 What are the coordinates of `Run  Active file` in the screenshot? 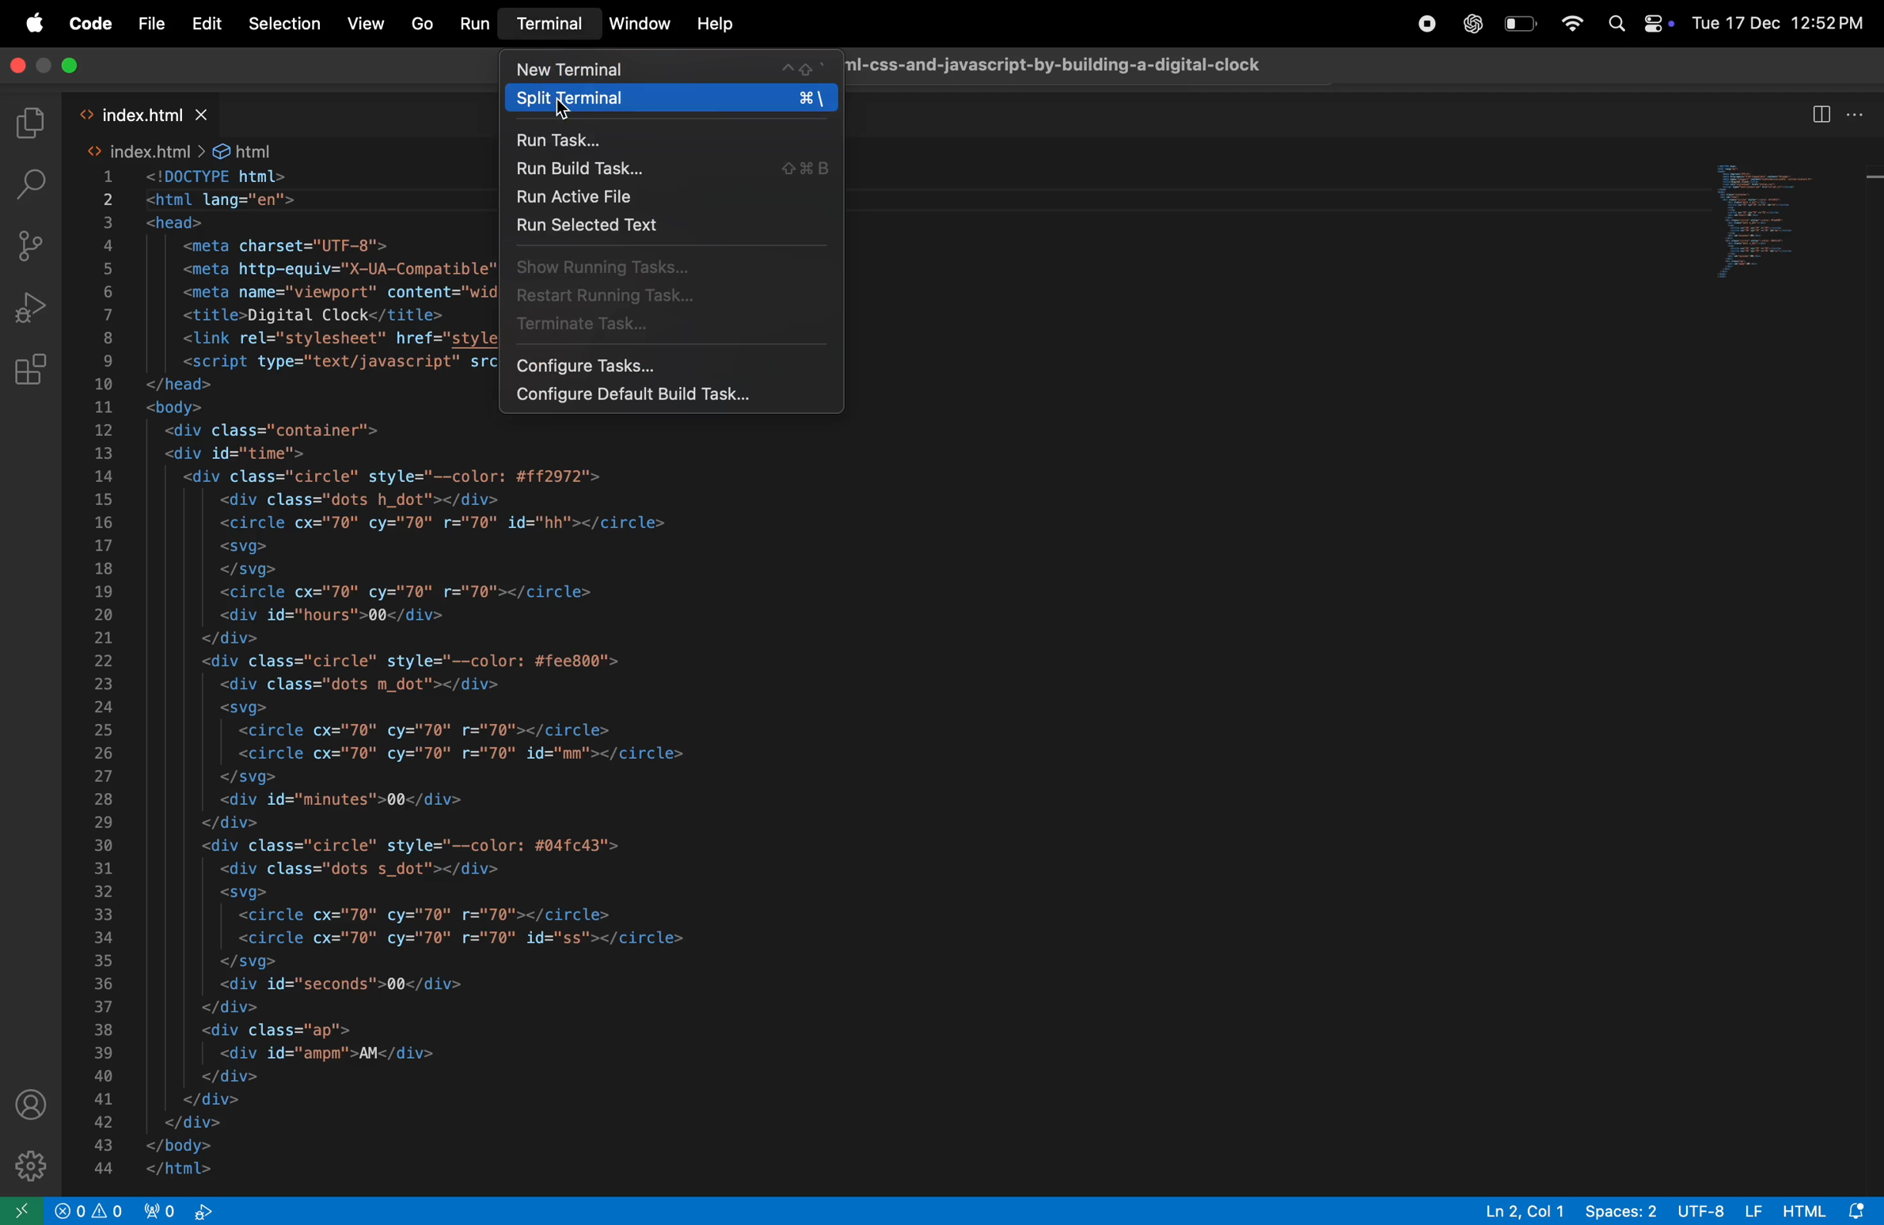 It's located at (671, 197).